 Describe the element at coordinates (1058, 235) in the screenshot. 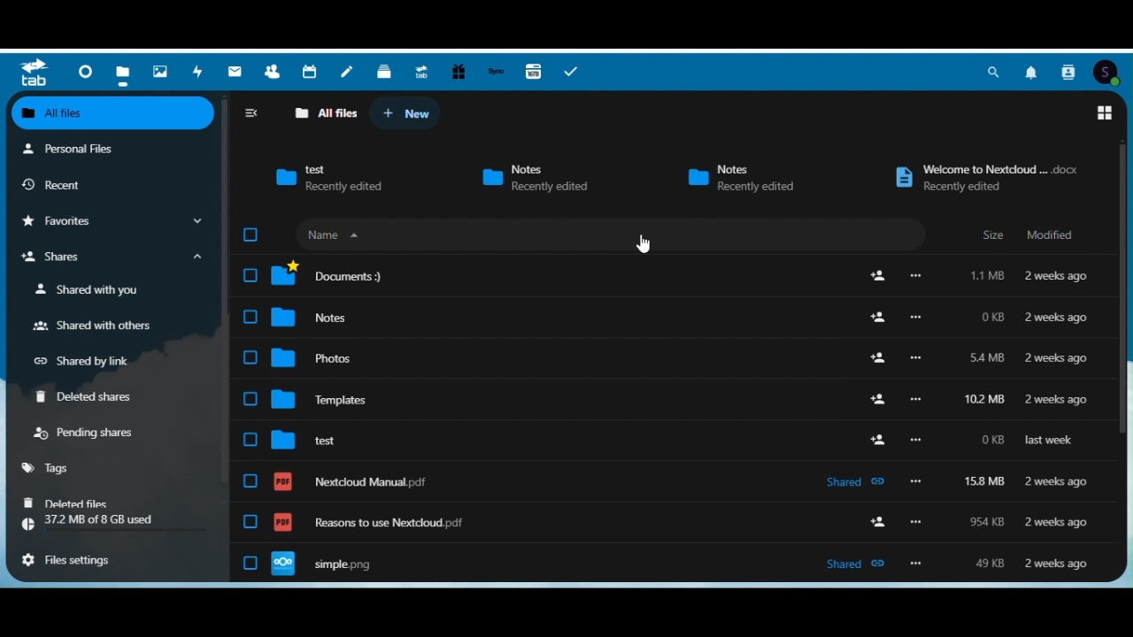

I see `Modified` at that location.